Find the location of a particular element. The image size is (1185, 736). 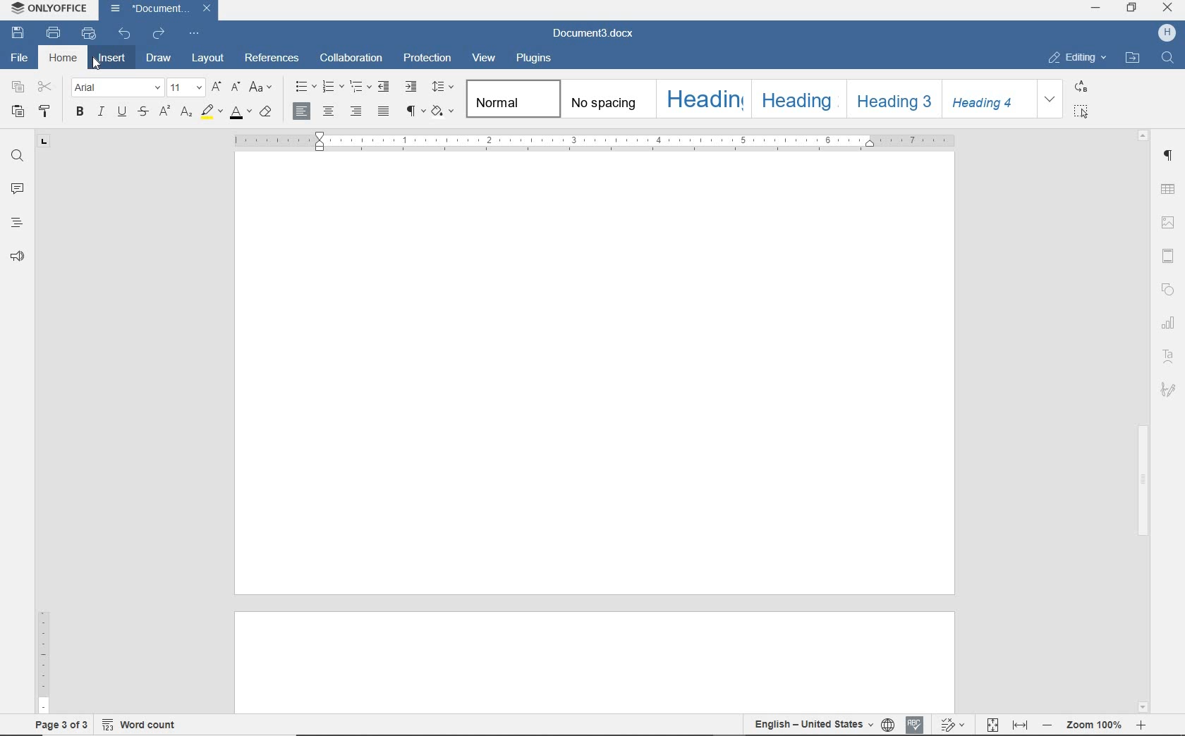

Zoom 100% is located at coordinates (1093, 725).